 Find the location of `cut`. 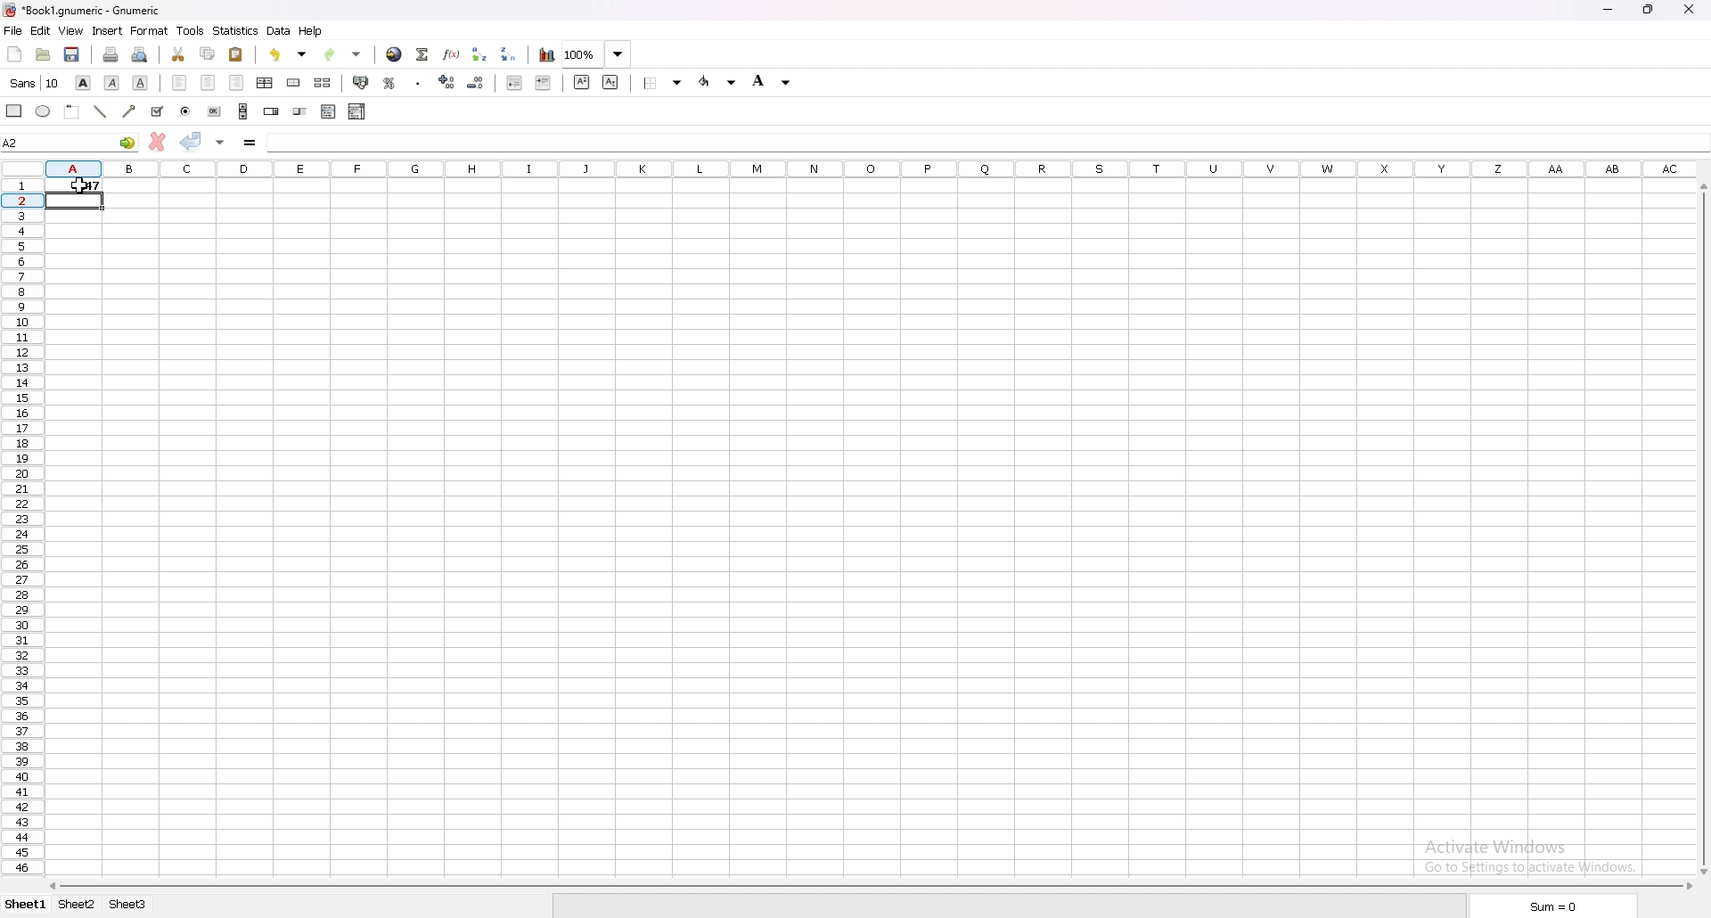

cut is located at coordinates (180, 54).